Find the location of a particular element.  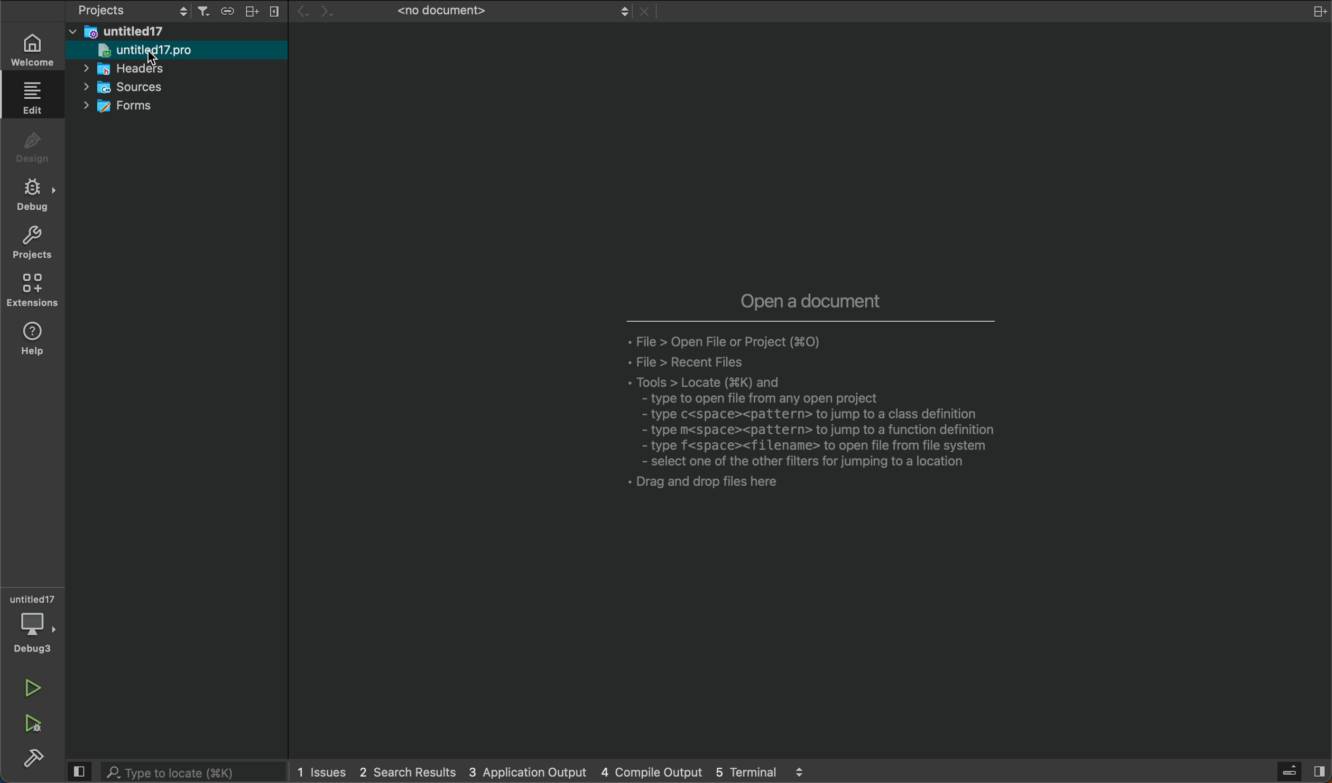

untitled 17 pro is located at coordinates (178, 51).